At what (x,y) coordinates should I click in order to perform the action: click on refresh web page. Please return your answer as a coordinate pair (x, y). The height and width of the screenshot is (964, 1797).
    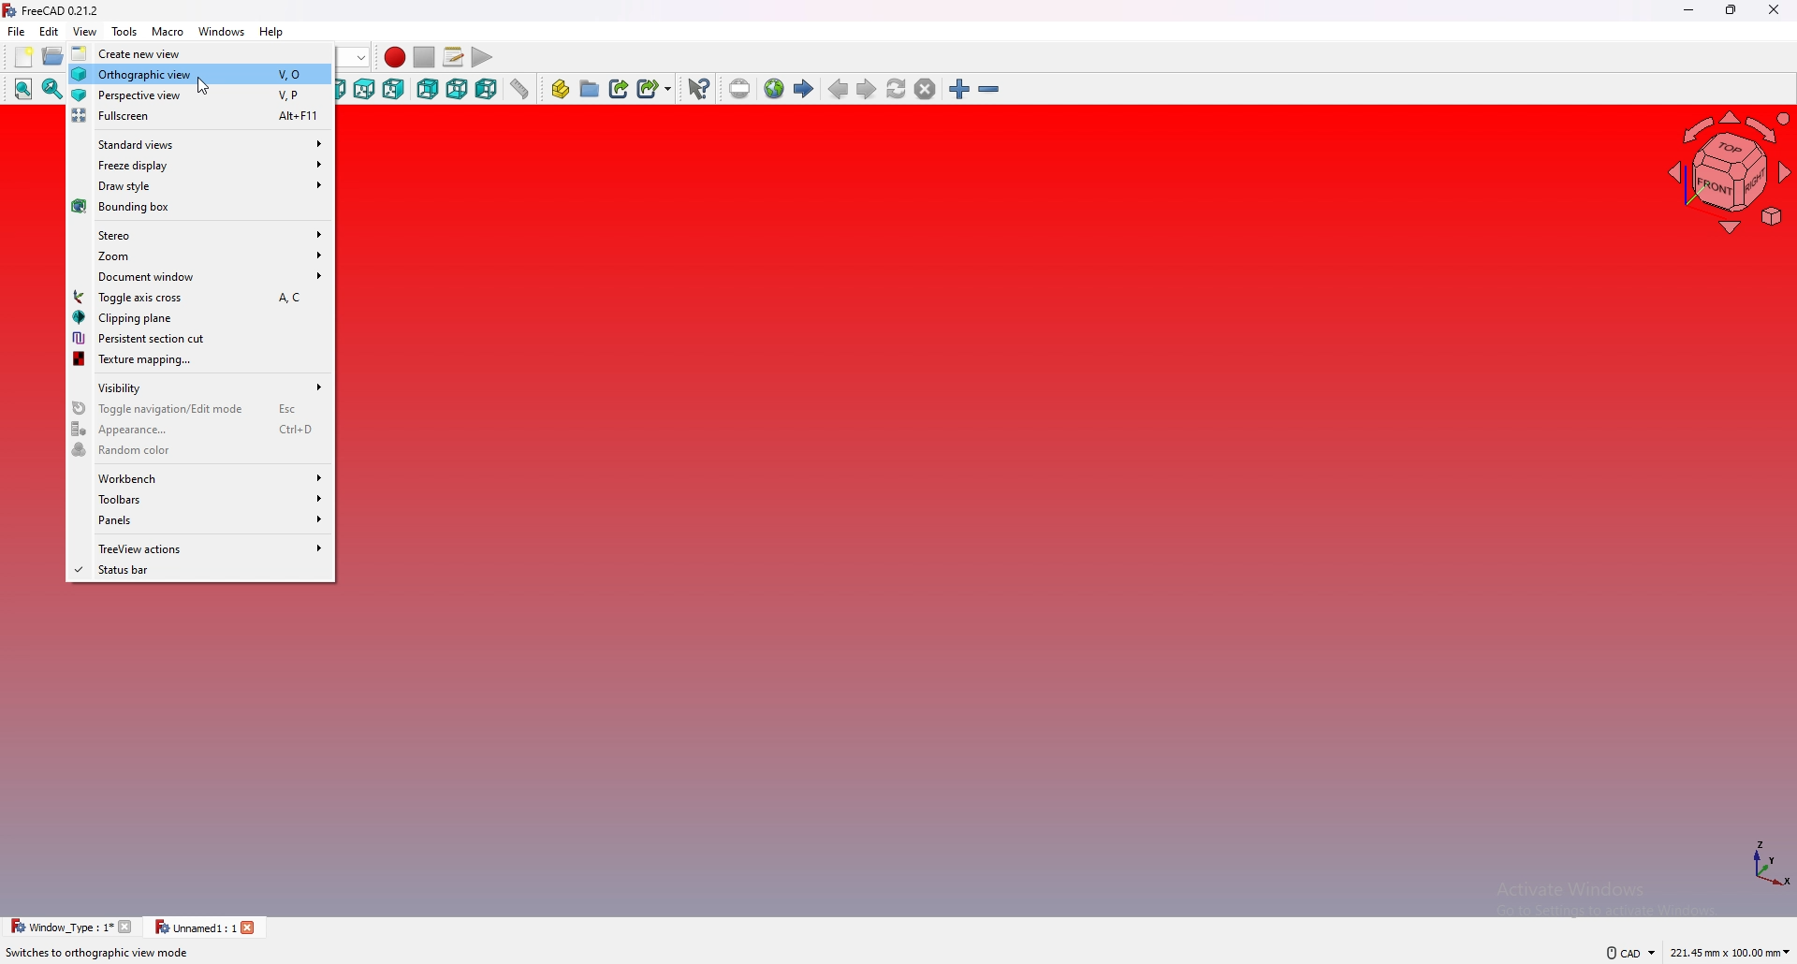
    Looking at the image, I should click on (895, 89).